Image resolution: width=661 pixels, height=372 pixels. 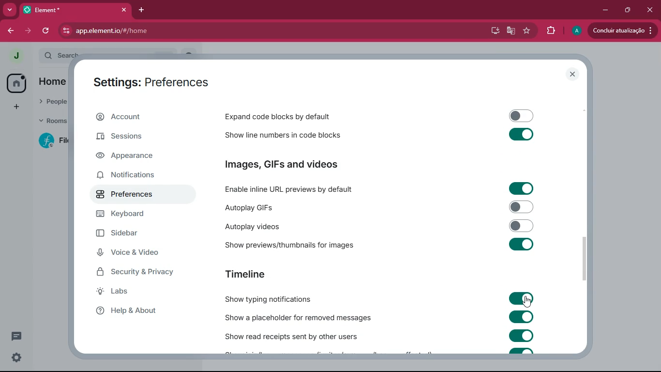 I want to click on appearance, so click(x=131, y=158).